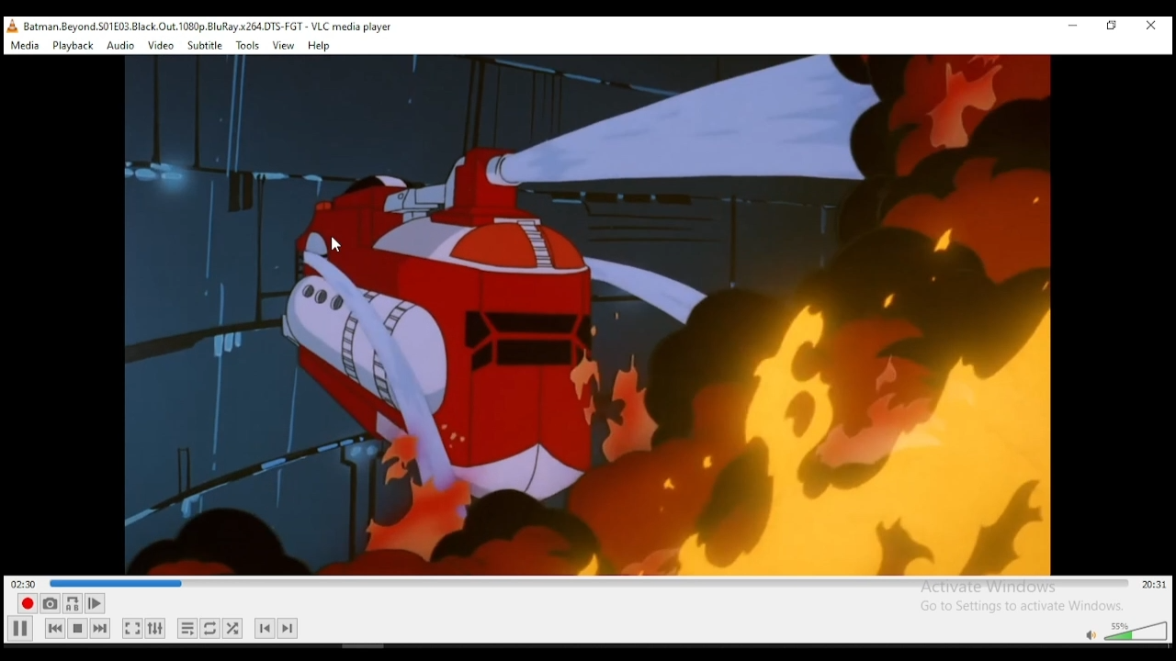 The height and width of the screenshot is (661, 1176). I want to click on subtitle, so click(206, 45).